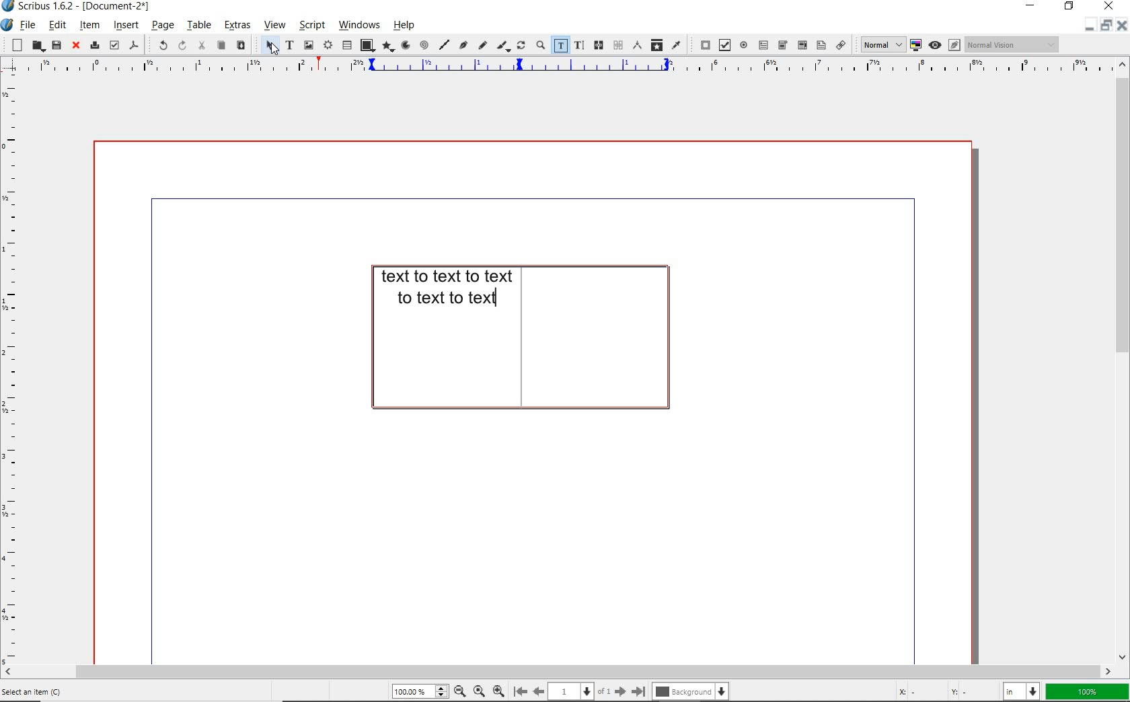 This screenshot has width=1130, height=702. What do you see at coordinates (946, 45) in the screenshot?
I see `preview mode` at bounding box center [946, 45].